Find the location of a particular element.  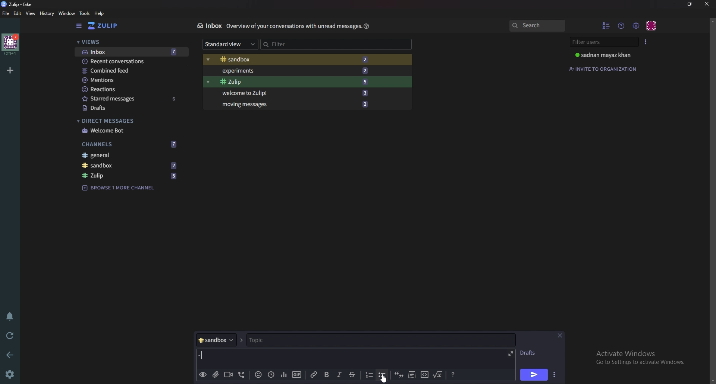

User is located at coordinates (607, 55).